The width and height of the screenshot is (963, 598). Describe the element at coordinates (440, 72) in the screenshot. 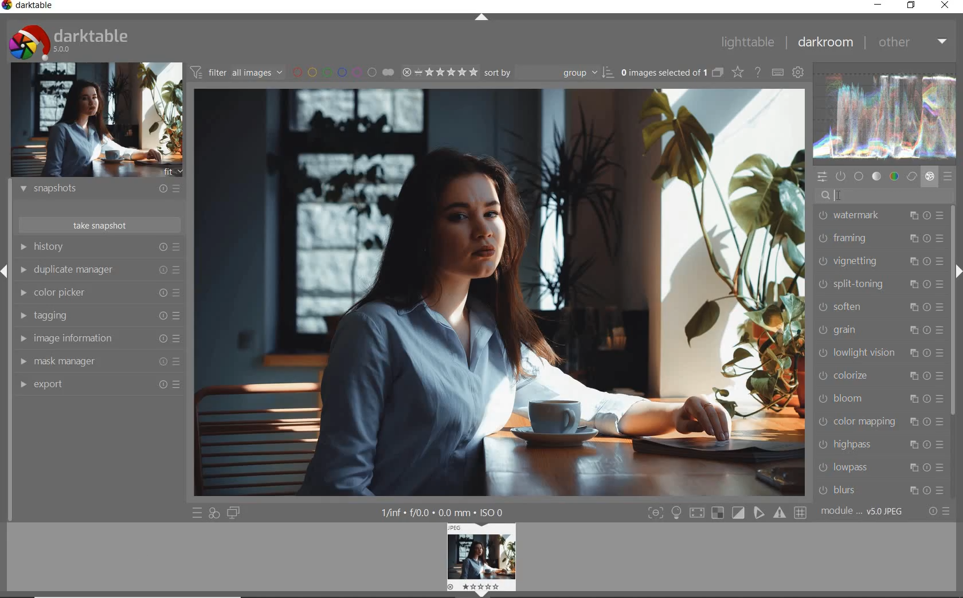

I see `range rating of selected images` at that location.